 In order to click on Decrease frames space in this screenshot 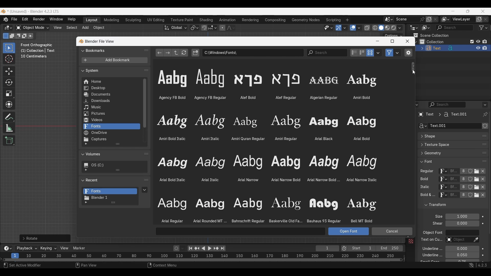, I will do `click(405, 259)`.